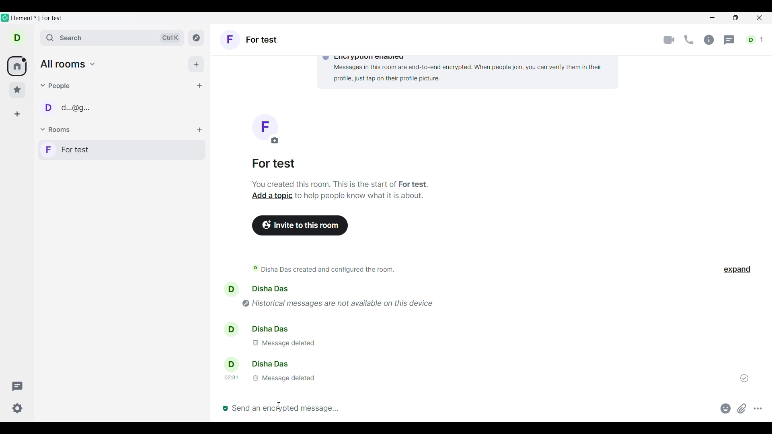  What do you see at coordinates (18, 90) in the screenshot?
I see `Favorites` at bounding box center [18, 90].